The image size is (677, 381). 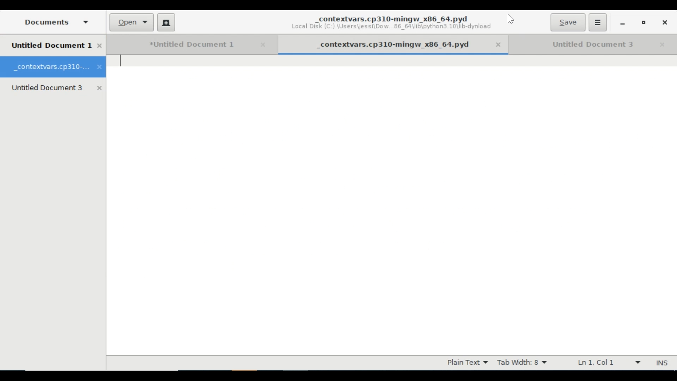 What do you see at coordinates (54, 67) in the screenshot?
I see `_contextvars.cp310-minger_xc86_64.pyd tab` at bounding box center [54, 67].